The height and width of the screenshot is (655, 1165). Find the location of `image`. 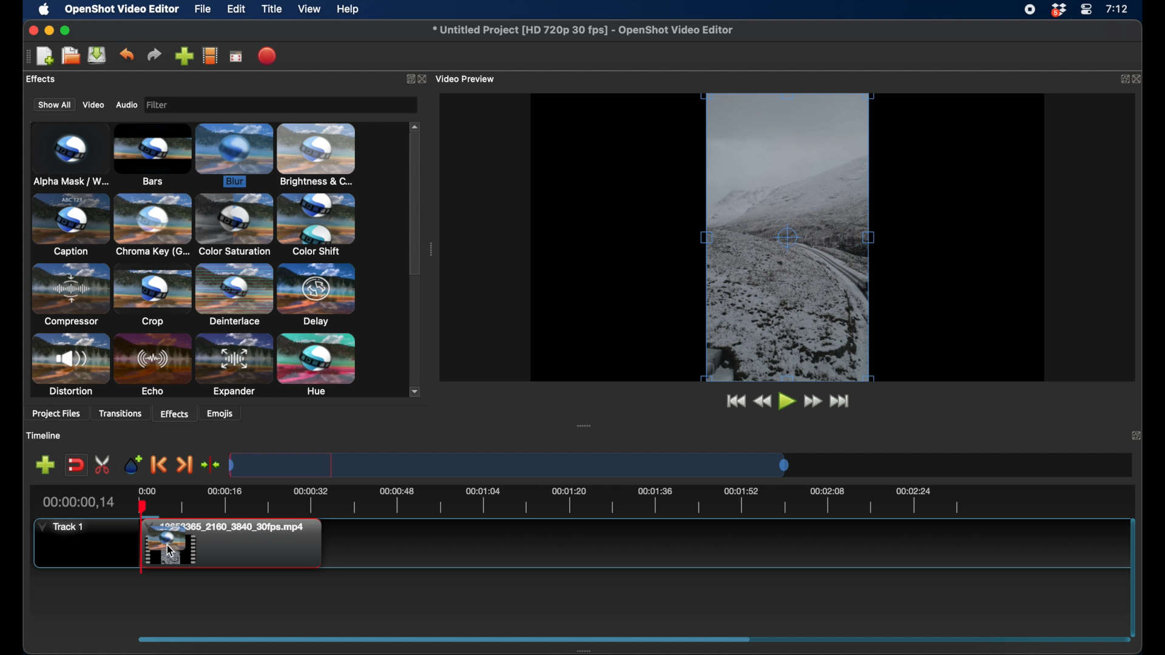

image is located at coordinates (160, 106).